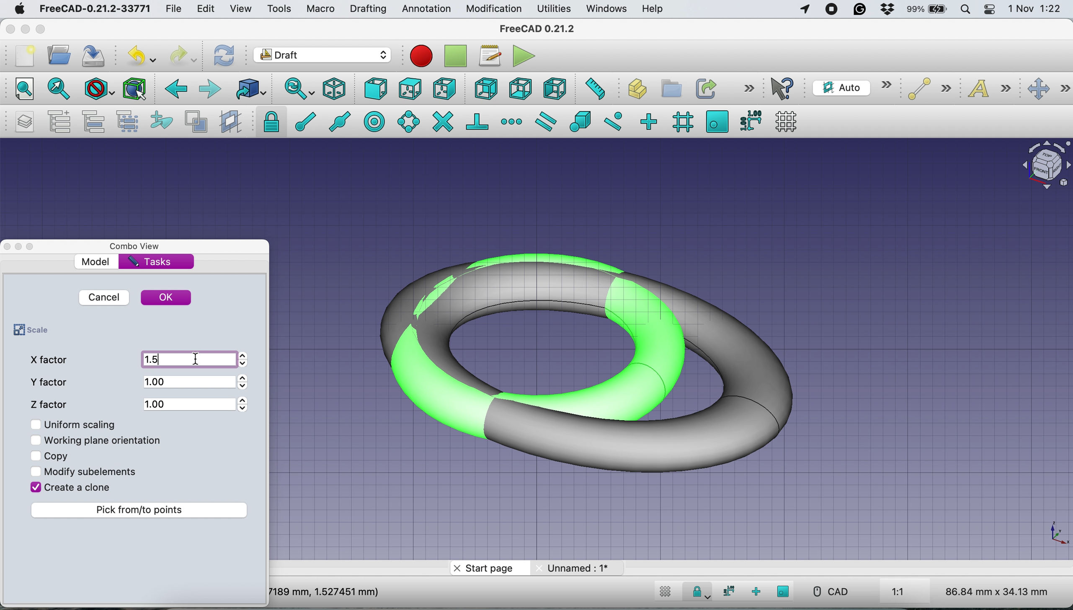 The height and width of the screenshot is (610, 1073). What do you see at coordinates (243, 404) in the screenshot?
I see `Arrows` at bounding box center [243, 404].